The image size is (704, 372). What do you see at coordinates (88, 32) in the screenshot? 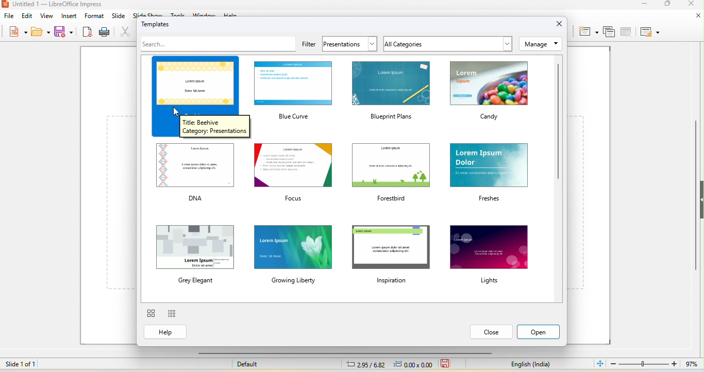
I see `export as pdf` at bounding box center [88, 32].